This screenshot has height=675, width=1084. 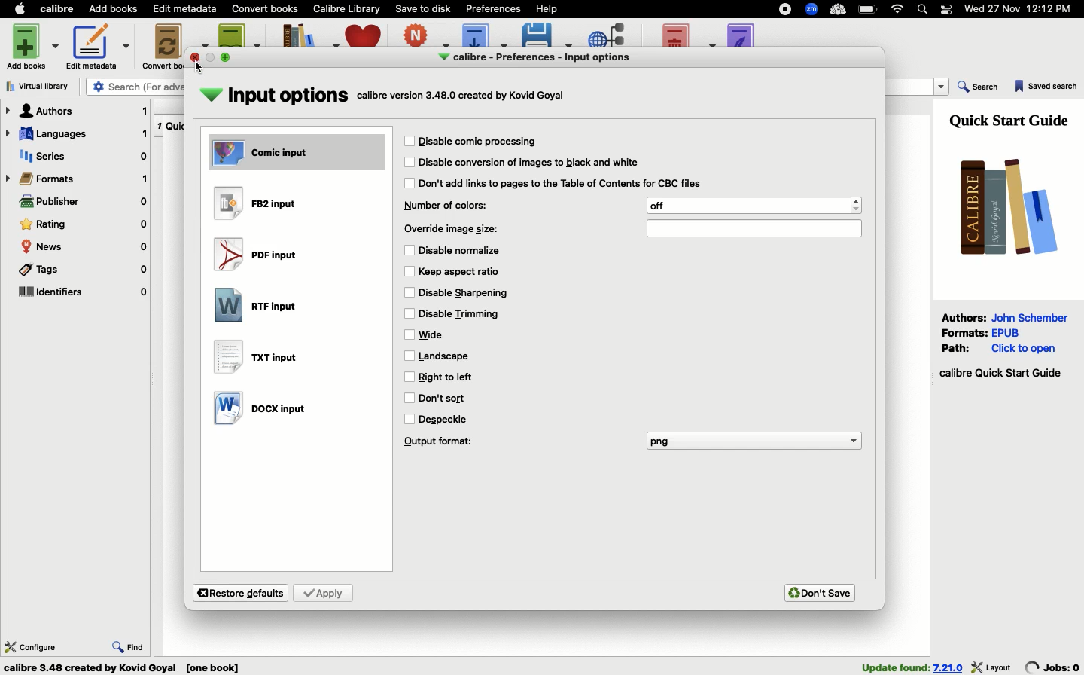 What do you see at coordinates (424, 8) in the screenshot?
I see `Save to disk` at bounding box center [424, 8].